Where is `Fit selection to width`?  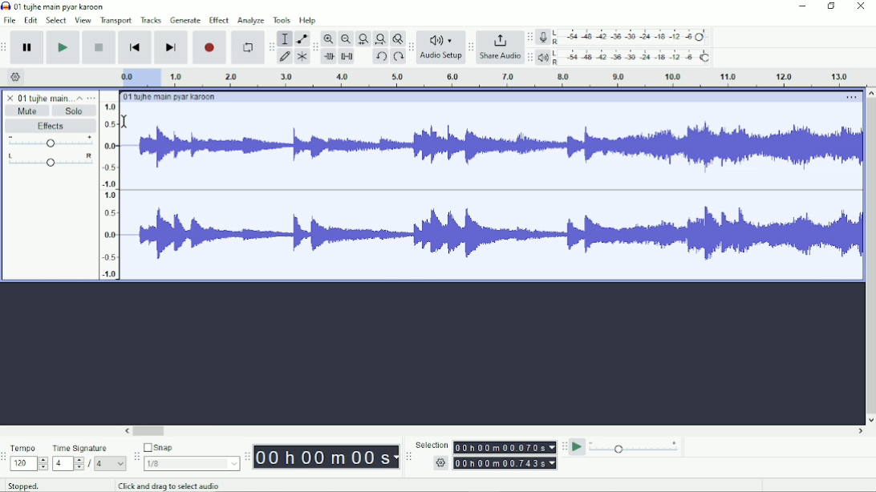 Fit selection to width is located at coordinates (363, 40).